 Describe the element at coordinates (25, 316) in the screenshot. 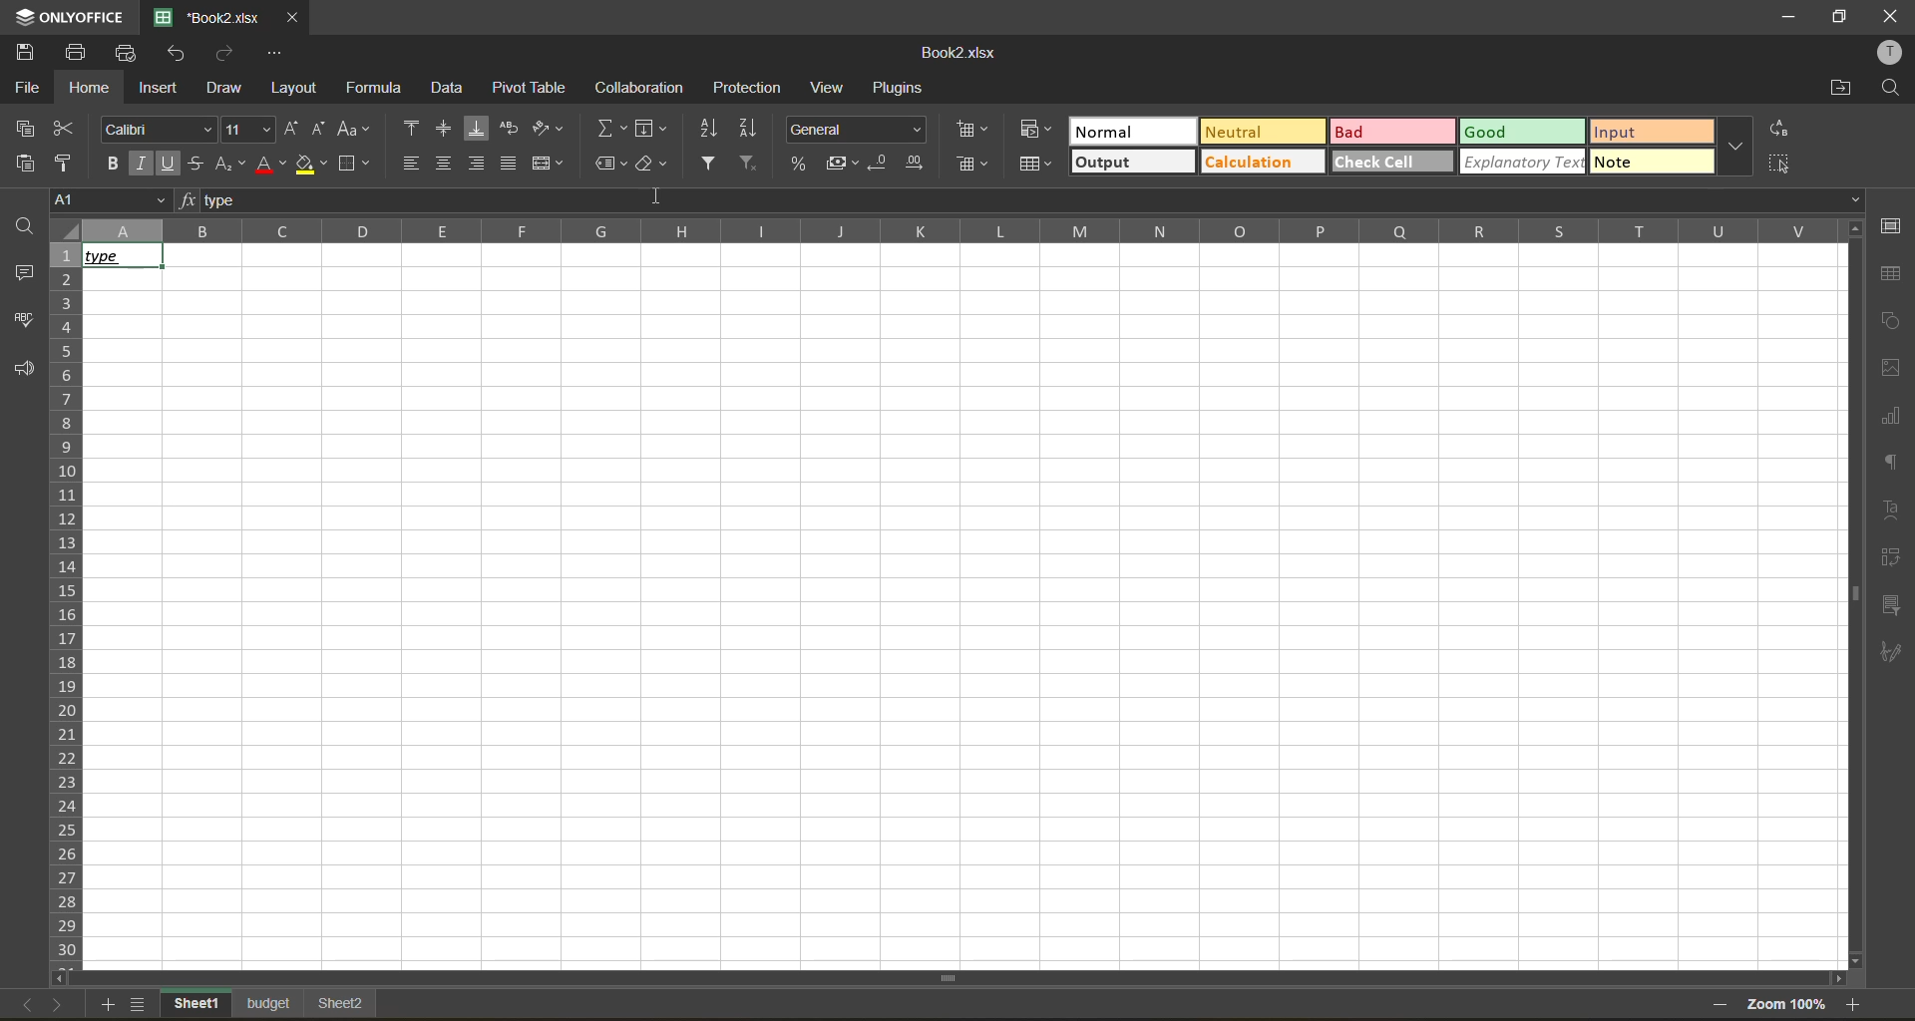

I see `spellcheck` at that location.